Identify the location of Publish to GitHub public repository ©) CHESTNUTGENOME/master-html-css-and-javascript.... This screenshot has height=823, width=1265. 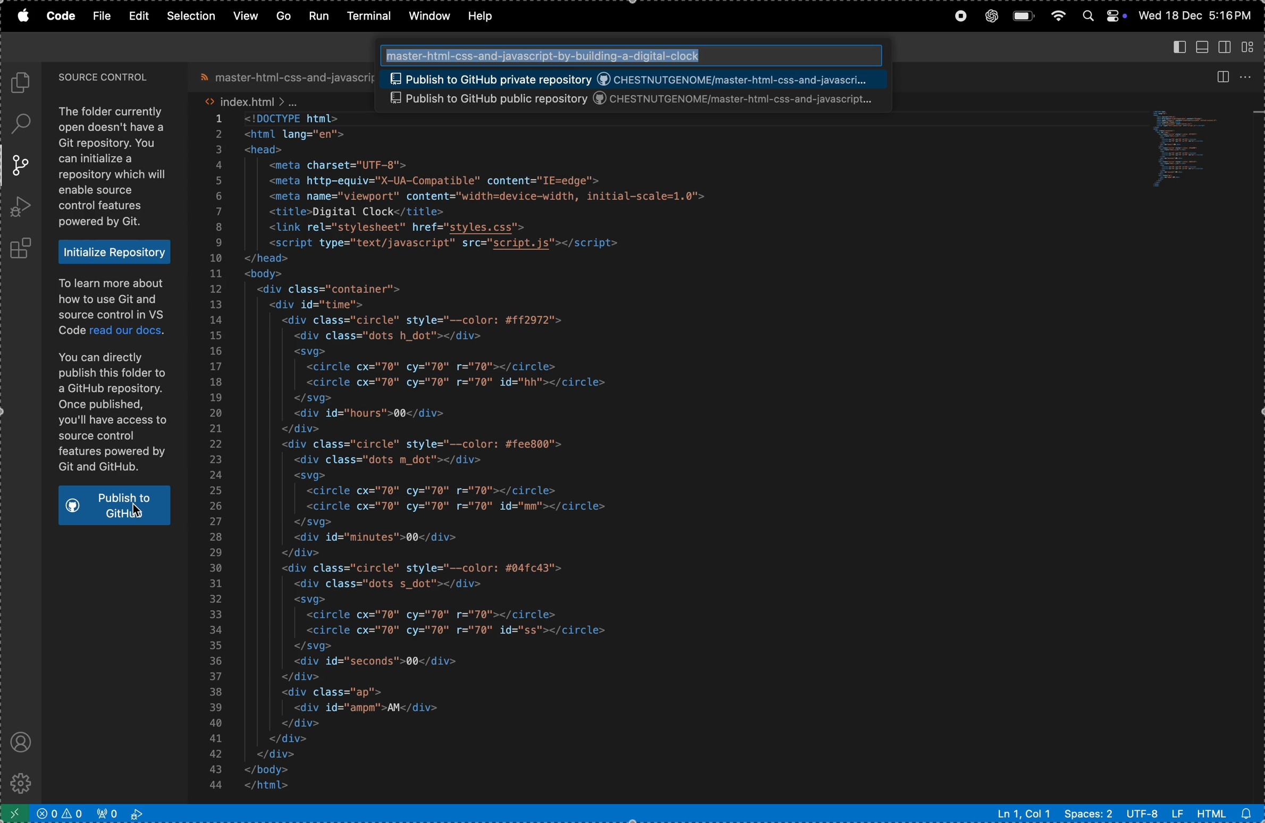
(629, 98).